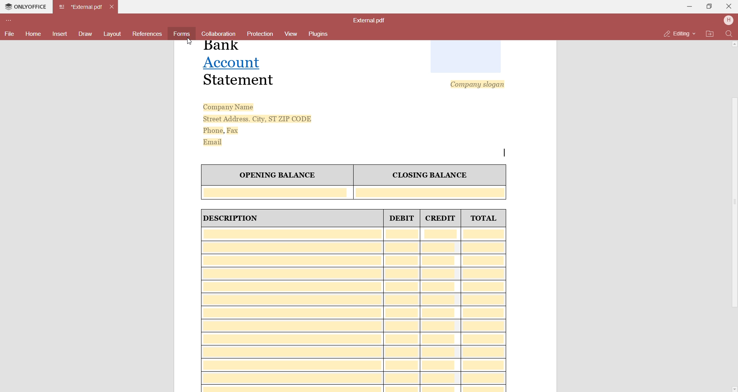 This screenshot has width=738, height=392. I want to click on Insert, so click(60, 33).